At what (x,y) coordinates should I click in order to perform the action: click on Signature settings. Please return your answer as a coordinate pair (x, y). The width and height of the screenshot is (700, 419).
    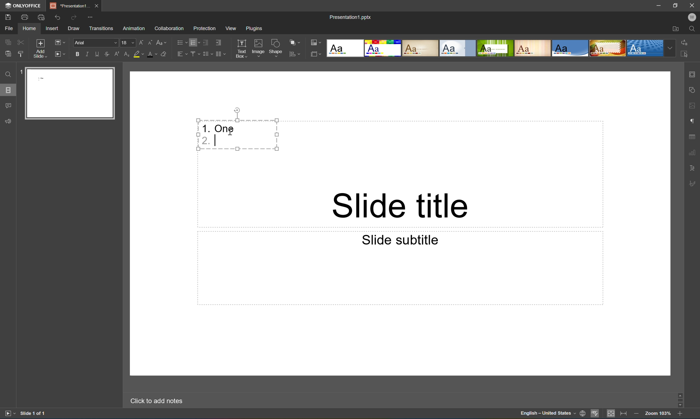
    Looking at the image, I should click on (694, 184).